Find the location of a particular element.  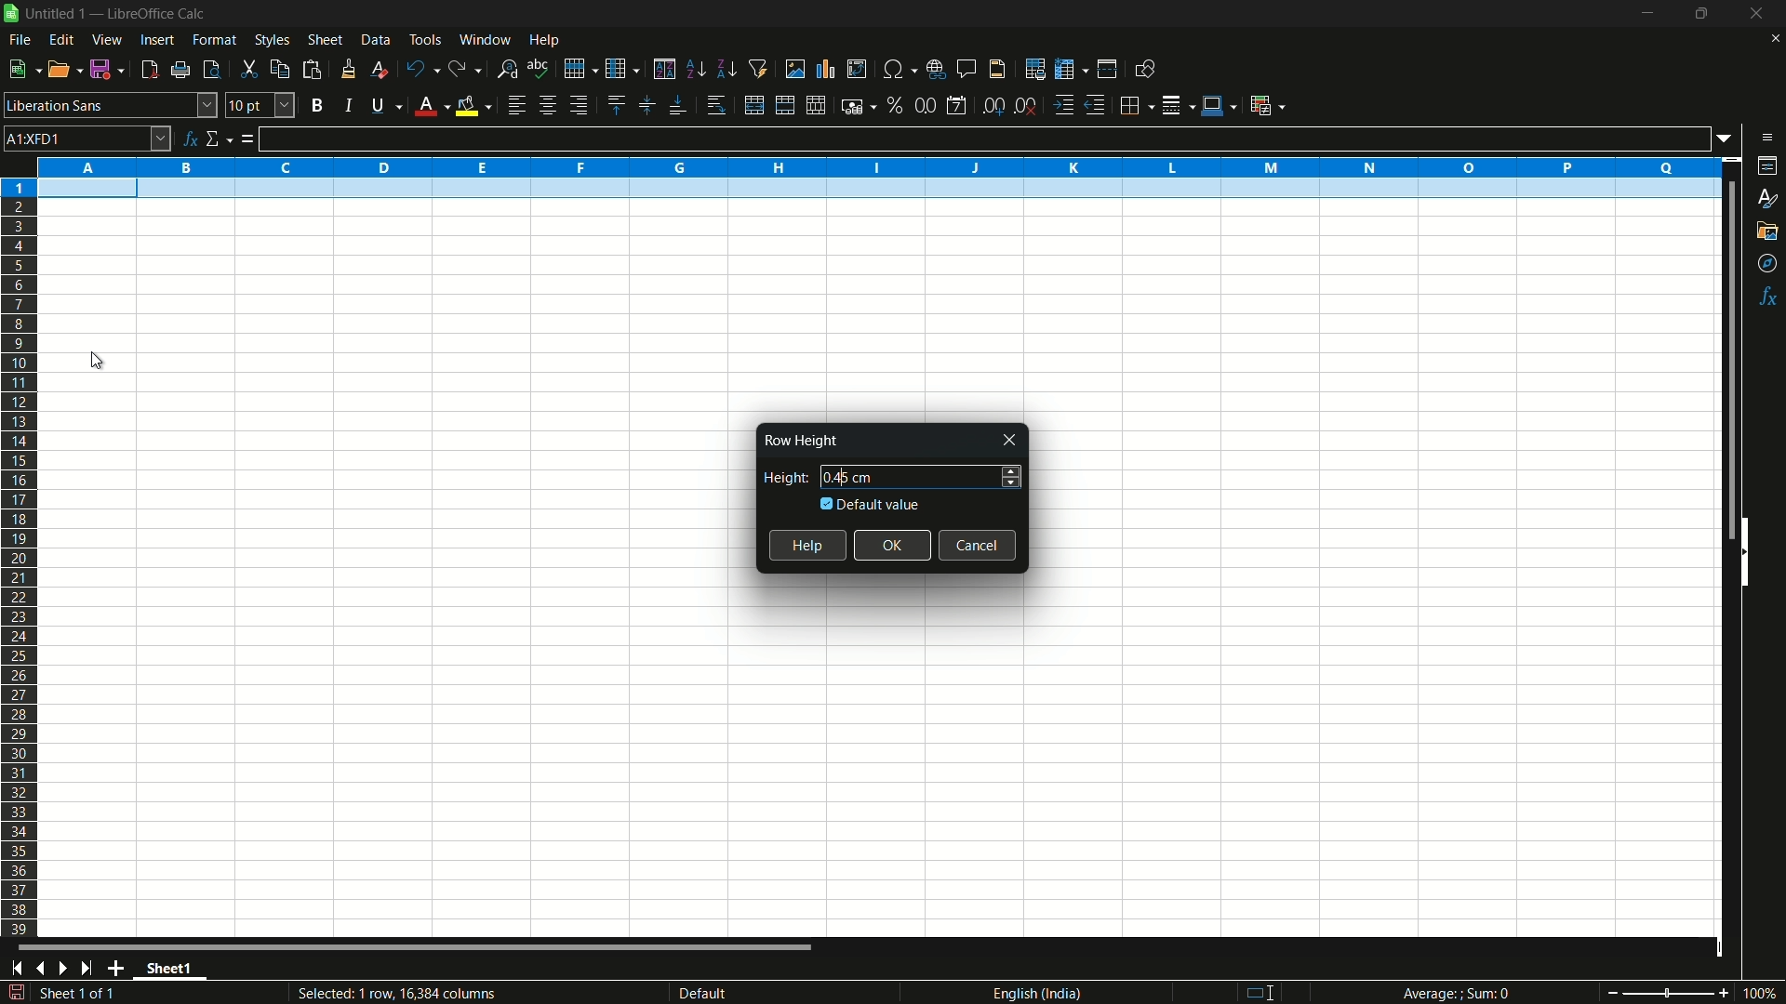

maximize or restore is located at coordinates (1701, 14).